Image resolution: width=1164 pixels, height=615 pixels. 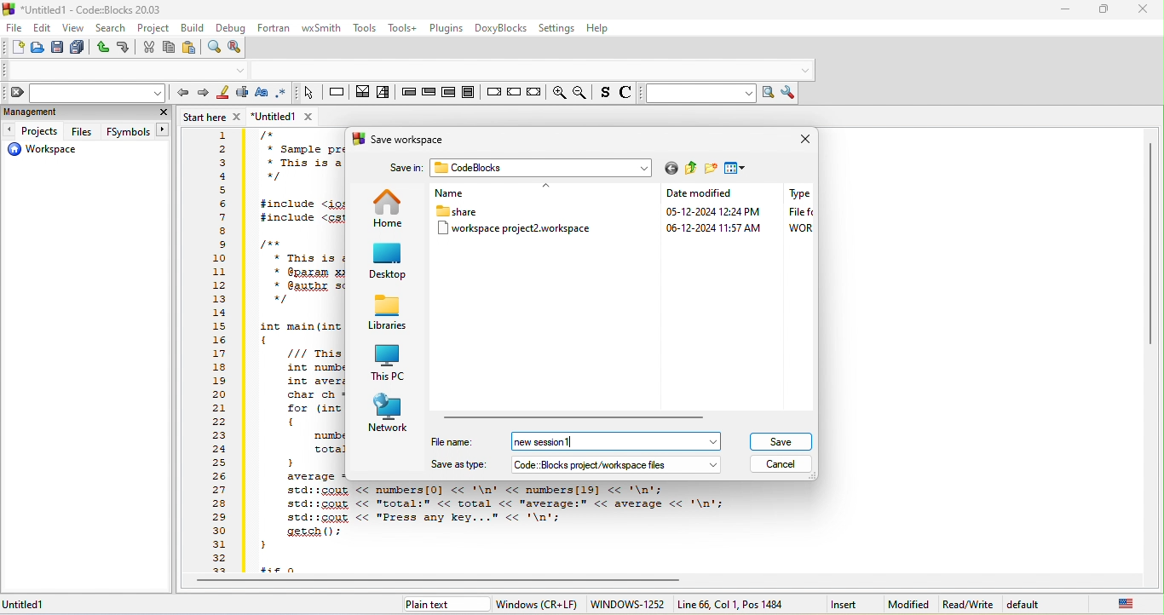 I want to click on files, so click(x=83, y=130).